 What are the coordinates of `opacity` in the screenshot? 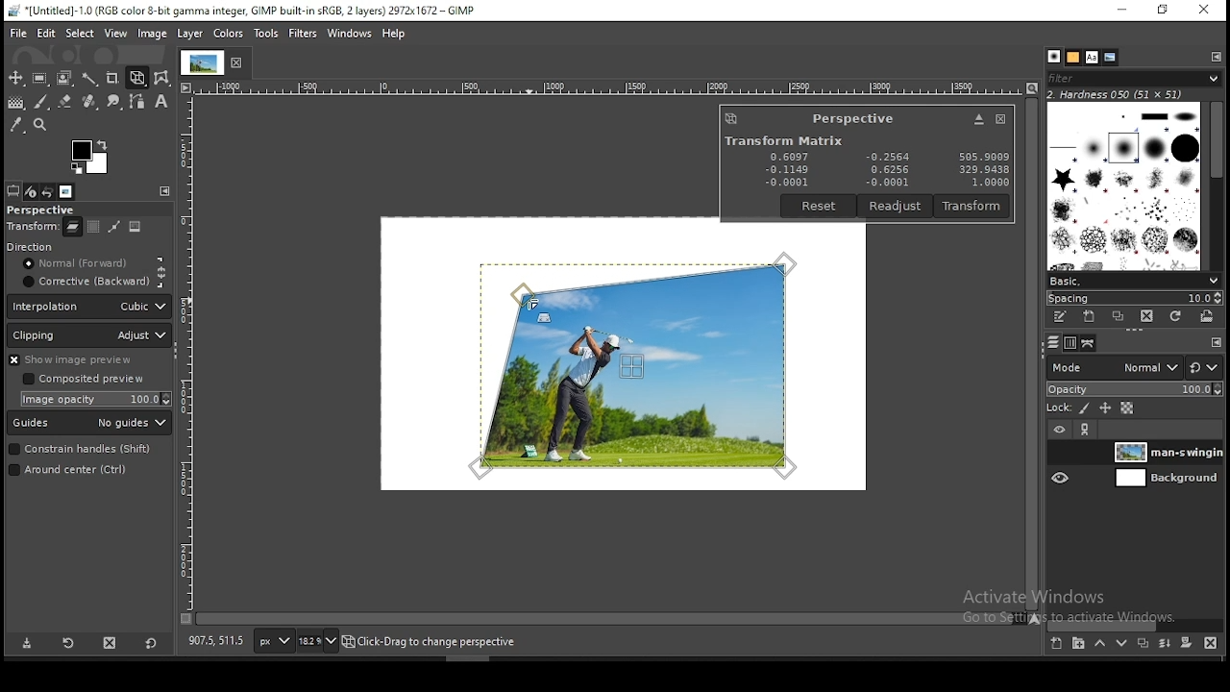 It's located at (1135, 390).